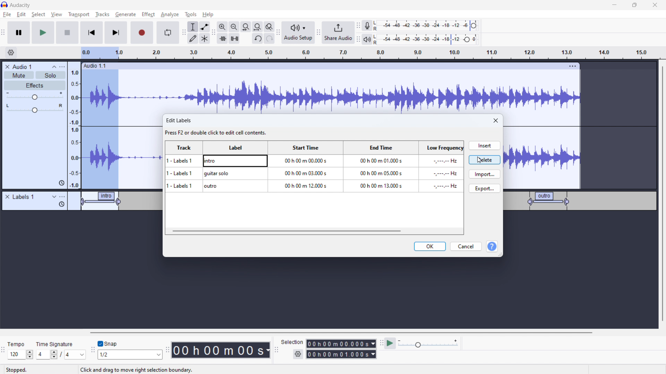  I want to click on play at speed toolbar, so click(381, 344).